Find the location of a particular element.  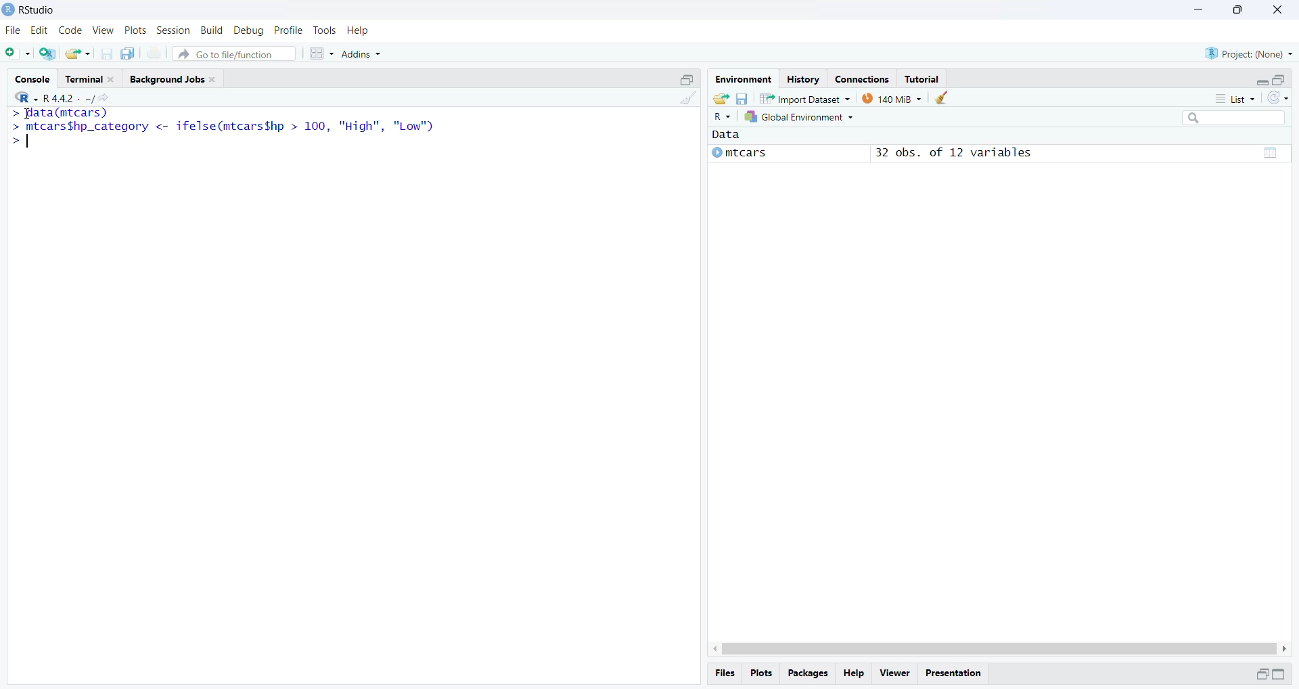

Open an existing file (Ctrl + O) is located at coordinates (79, 53).